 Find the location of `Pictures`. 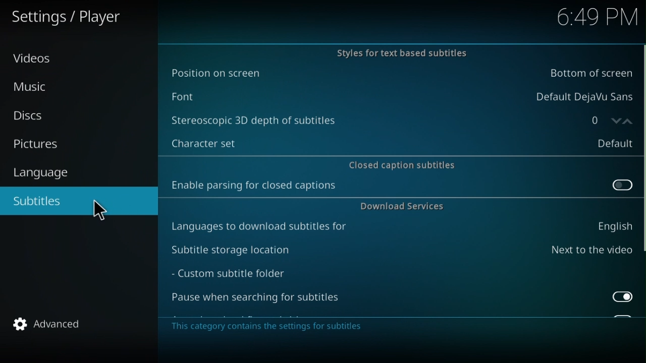

Pictures is located at coordinates (44, 144).